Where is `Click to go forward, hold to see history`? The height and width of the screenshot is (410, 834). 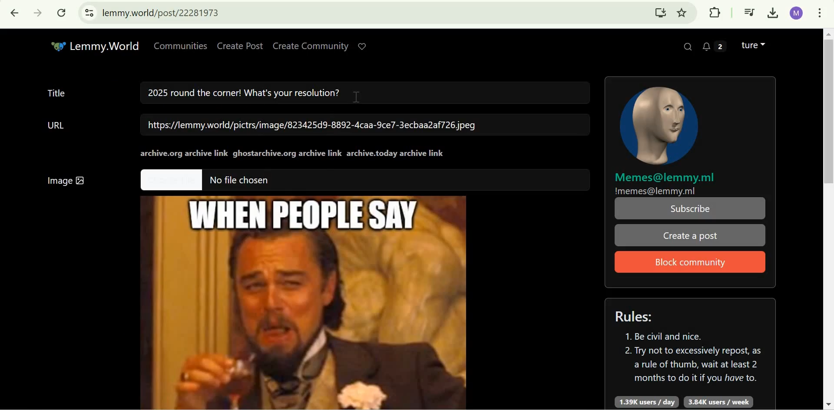
Click to go forward, hold to see history is located at coordinates (38, 13).